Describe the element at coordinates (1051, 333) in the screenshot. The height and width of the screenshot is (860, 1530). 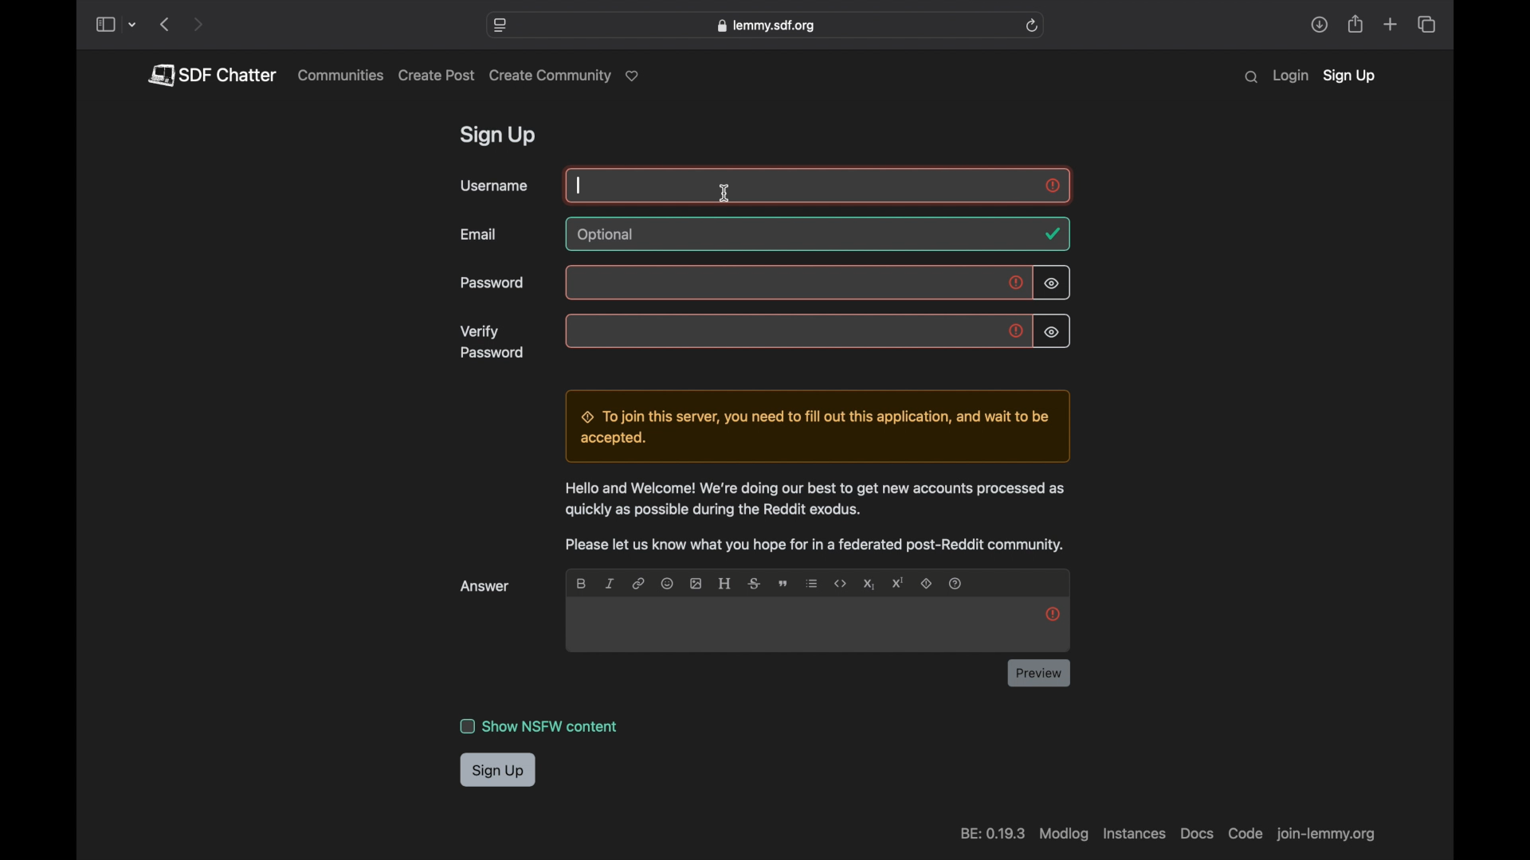
I see `visibility ` at that location.